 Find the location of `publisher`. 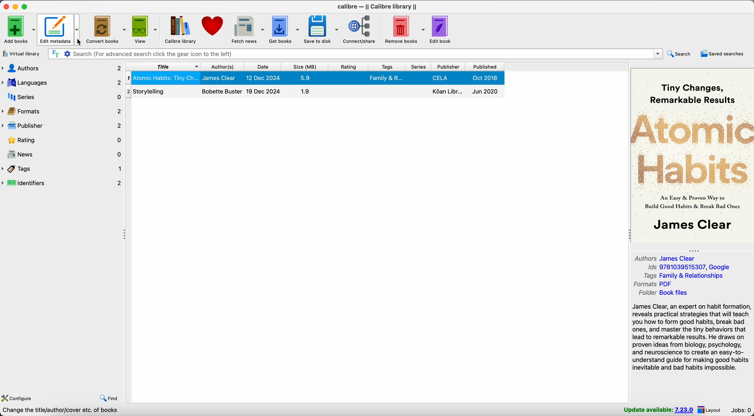

publisher is located at coordinates (63, 125).